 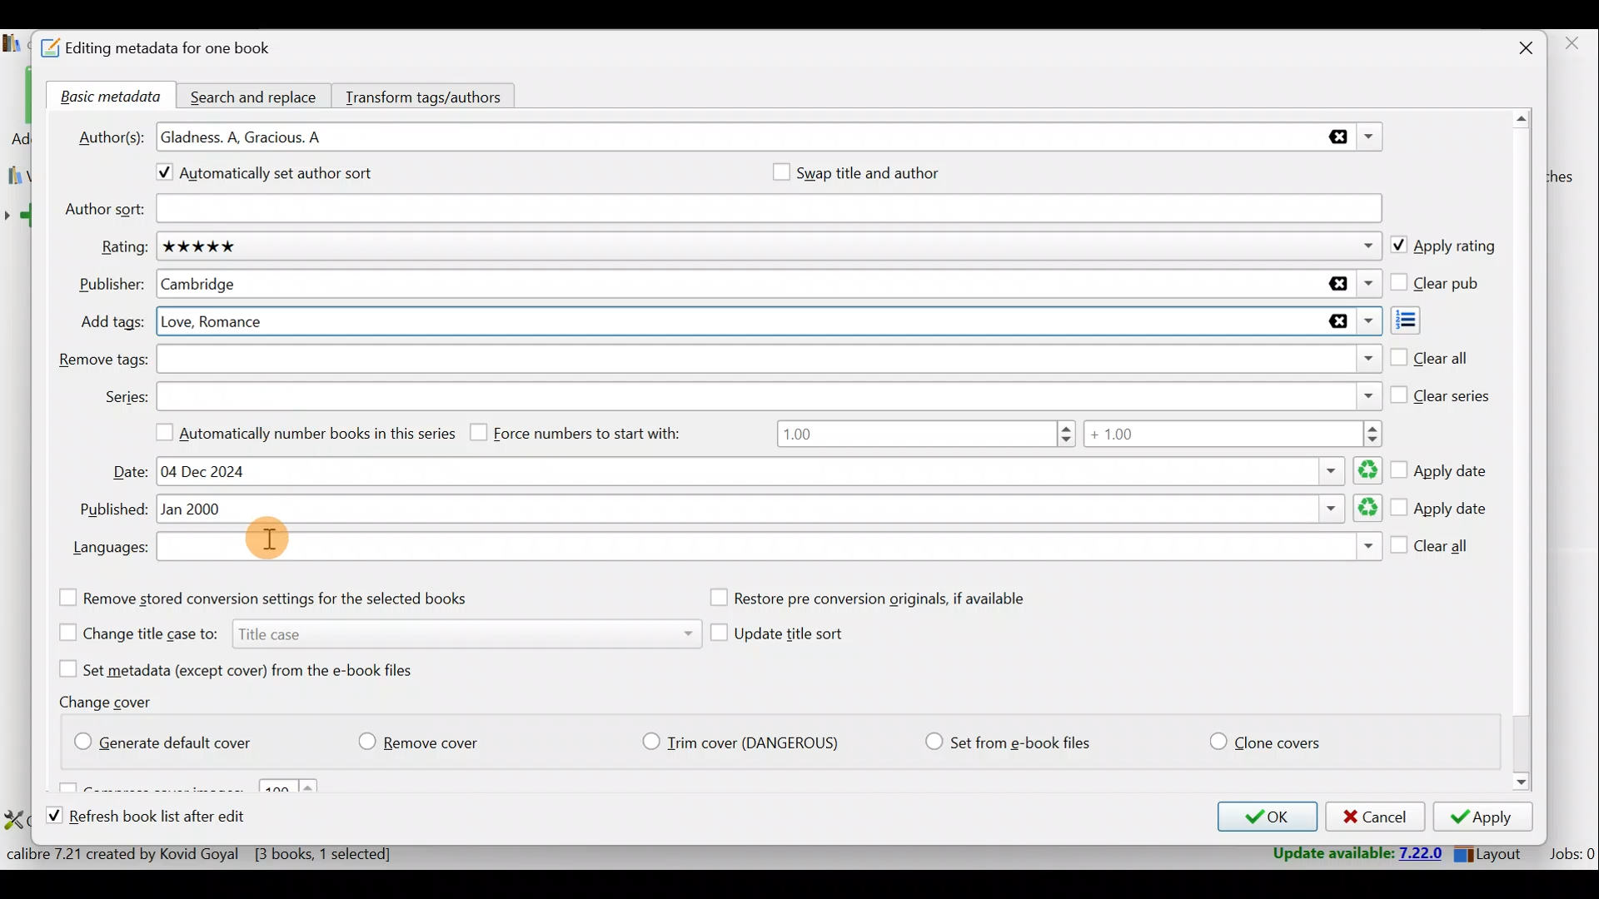 What do you see at coordinates (1492, 851) in the screenshot?
I see `Layout` at bounding box center [1492, 851].